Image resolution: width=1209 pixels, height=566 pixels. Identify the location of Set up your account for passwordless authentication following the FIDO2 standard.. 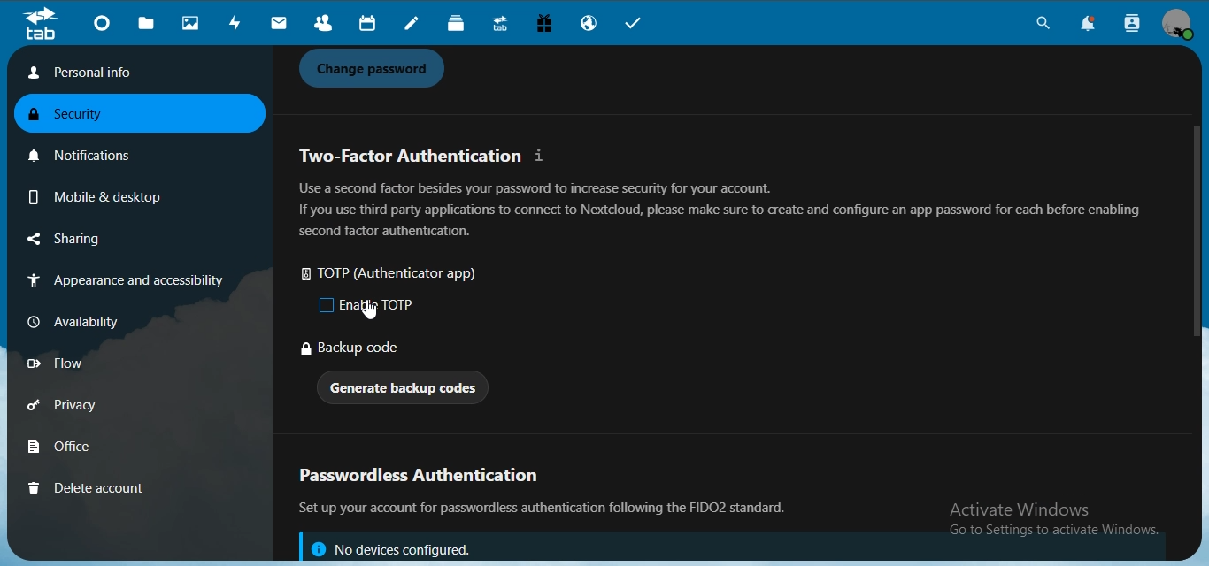
(550, 509).